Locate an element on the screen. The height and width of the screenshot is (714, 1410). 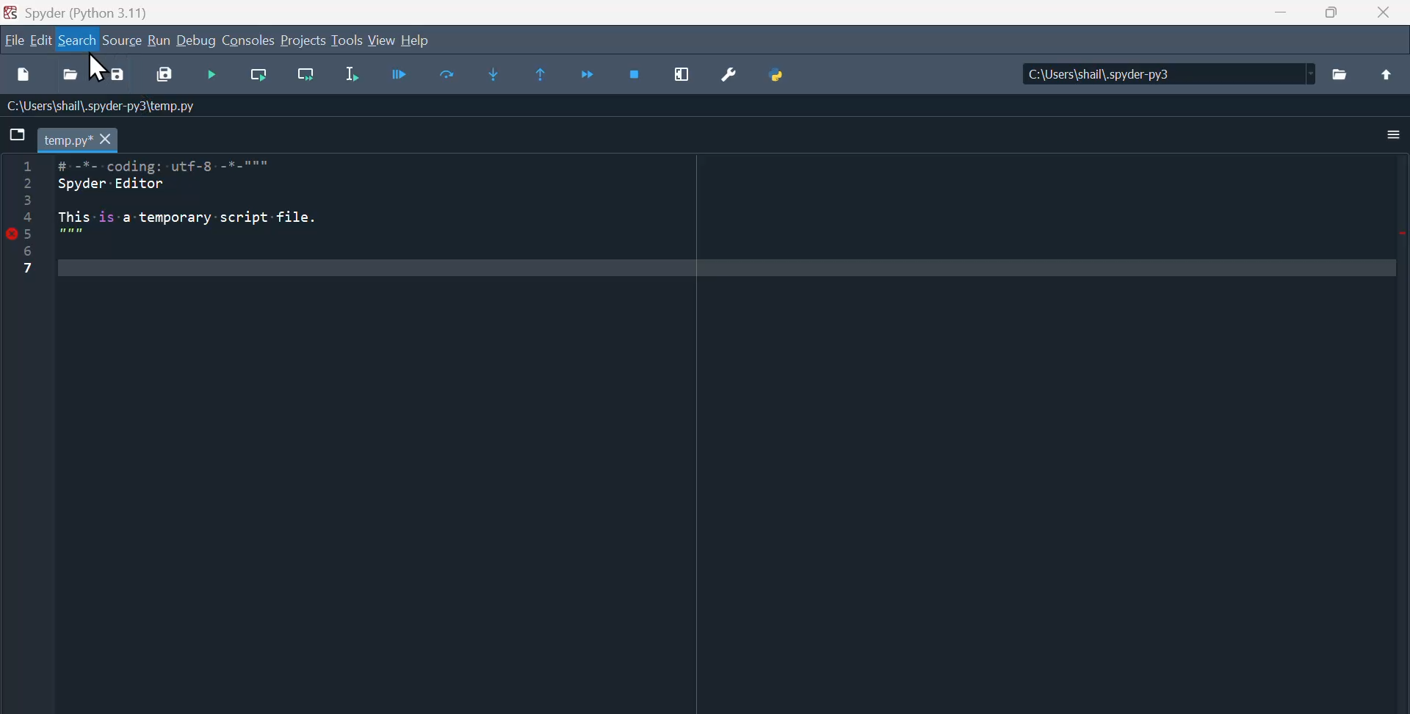
Continue execution until next function is located at coordinates (590, 73).